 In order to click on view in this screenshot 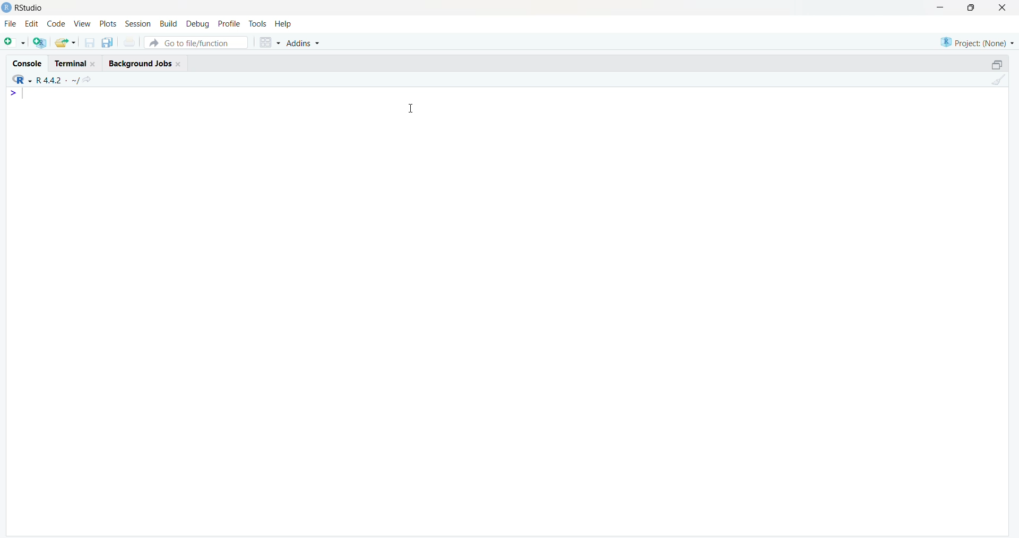, I will do `click(83, 24)`.